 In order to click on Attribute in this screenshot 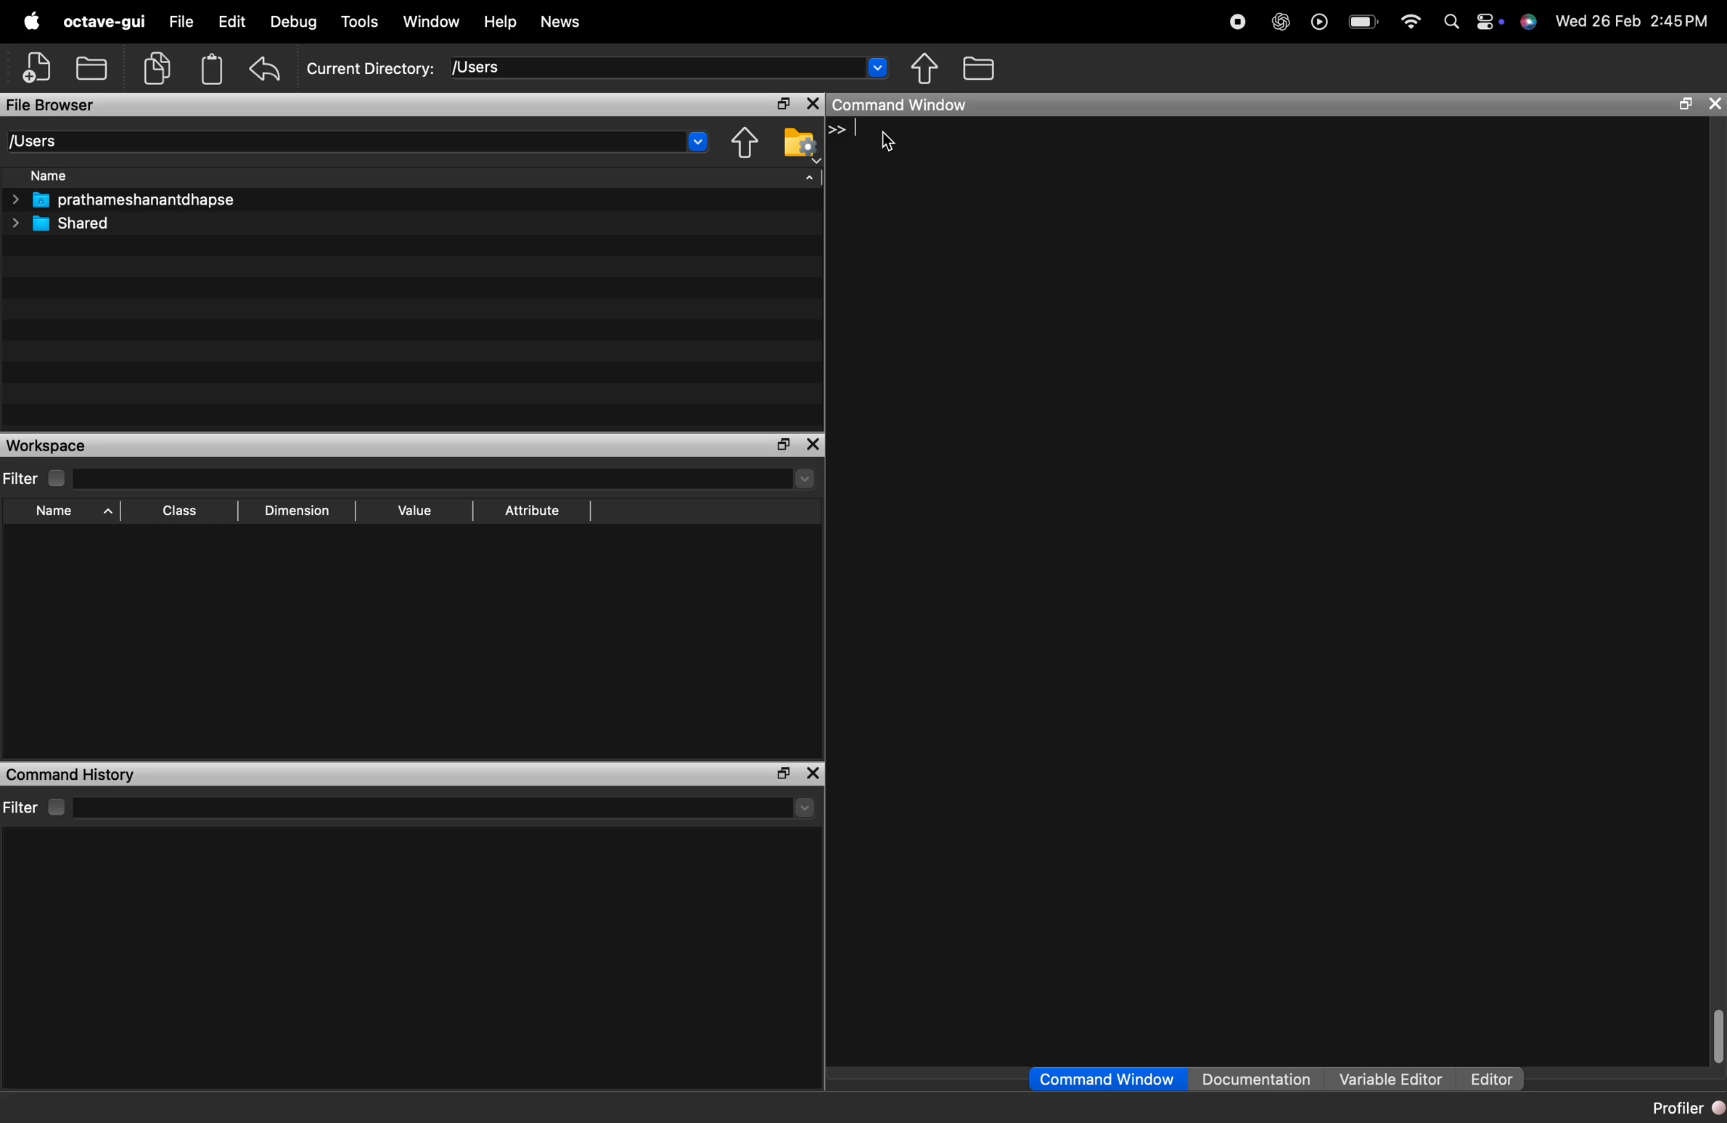, I will do `click(537, 510)`.